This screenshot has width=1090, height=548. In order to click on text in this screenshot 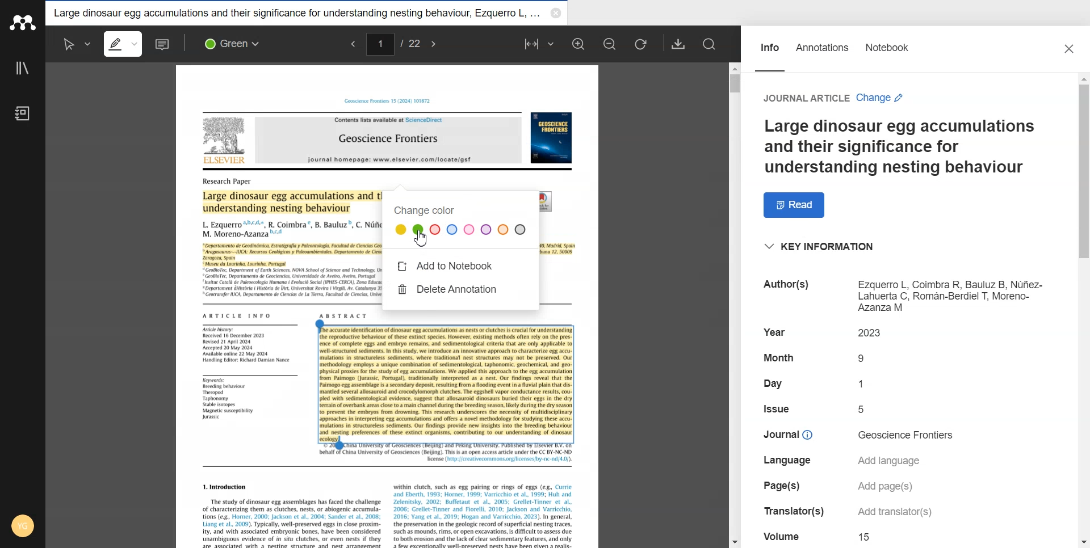, I will do `click(789, 511)`.